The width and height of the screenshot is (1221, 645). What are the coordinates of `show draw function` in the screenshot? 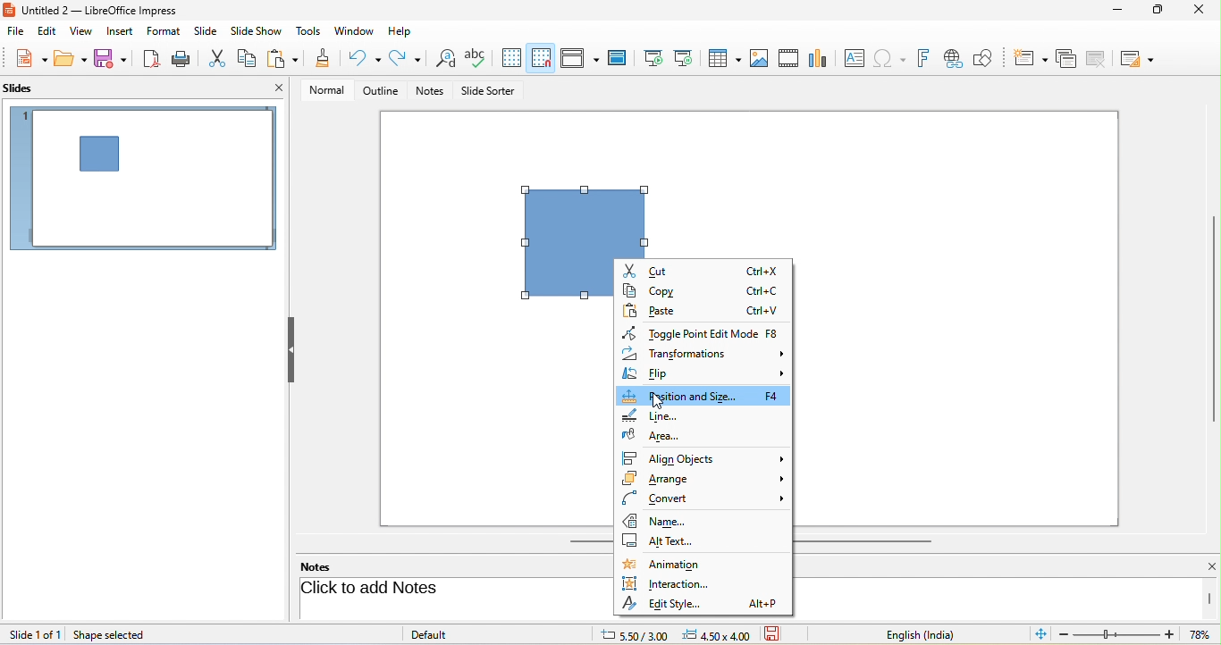 It's located at (991, 56).